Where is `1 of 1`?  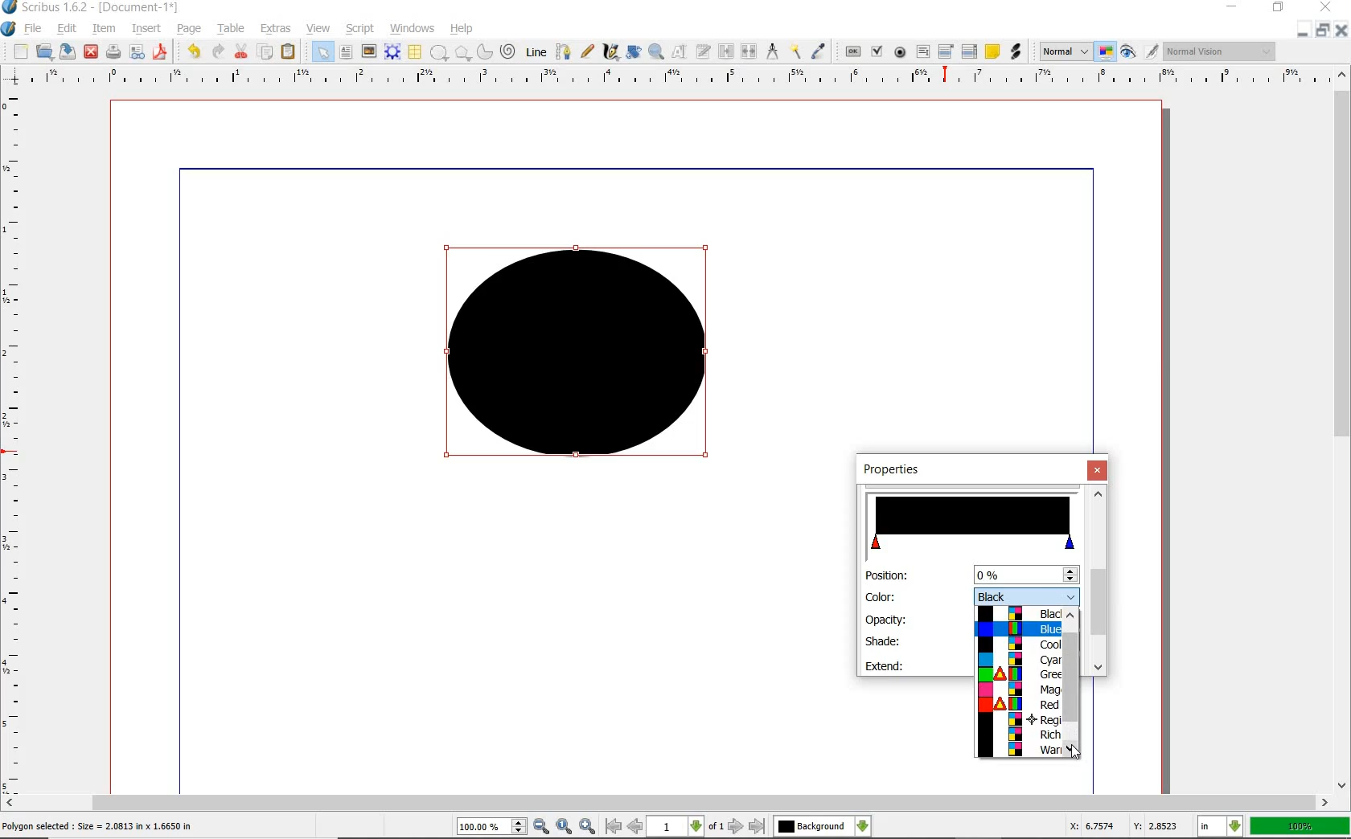 1 of 1 is located at coordinates (687, 826).